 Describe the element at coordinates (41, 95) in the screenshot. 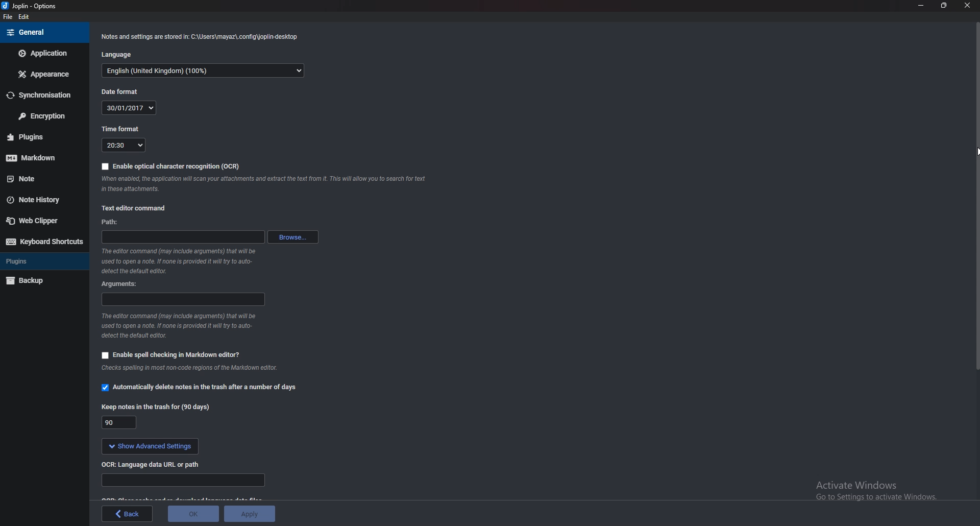

I see `Synchronization` at that location.